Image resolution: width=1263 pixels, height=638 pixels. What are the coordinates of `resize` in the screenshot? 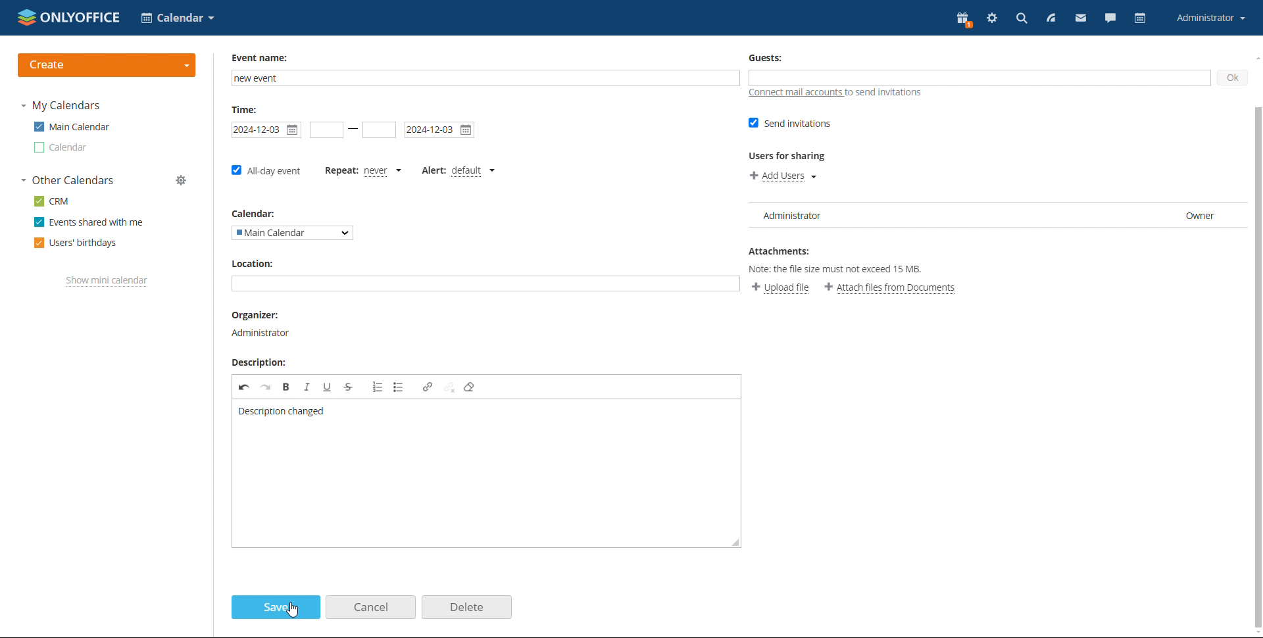 It's located at (736, 544).